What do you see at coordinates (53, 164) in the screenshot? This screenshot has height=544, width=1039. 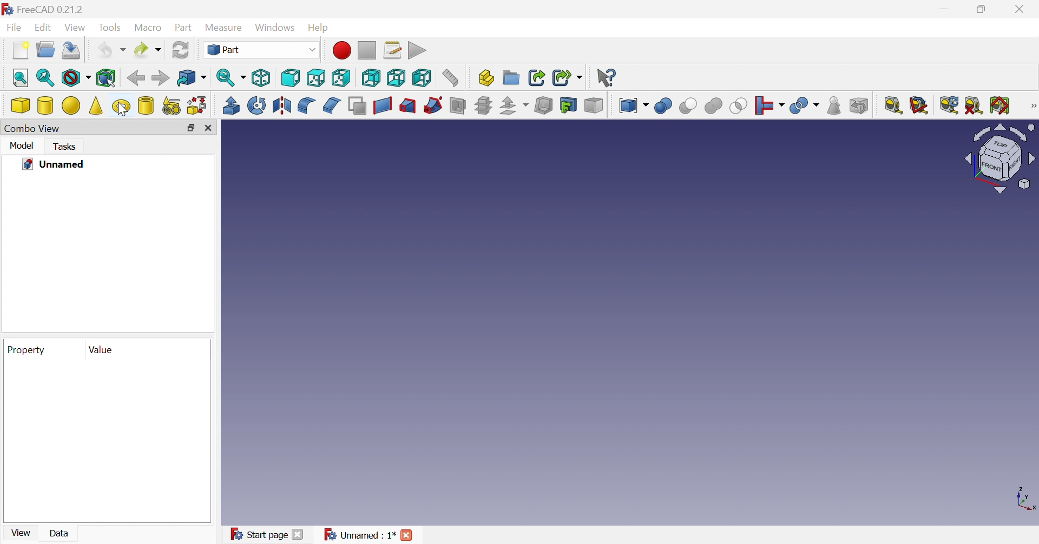 I see `Unnamed` at bounding box center [53, 164].